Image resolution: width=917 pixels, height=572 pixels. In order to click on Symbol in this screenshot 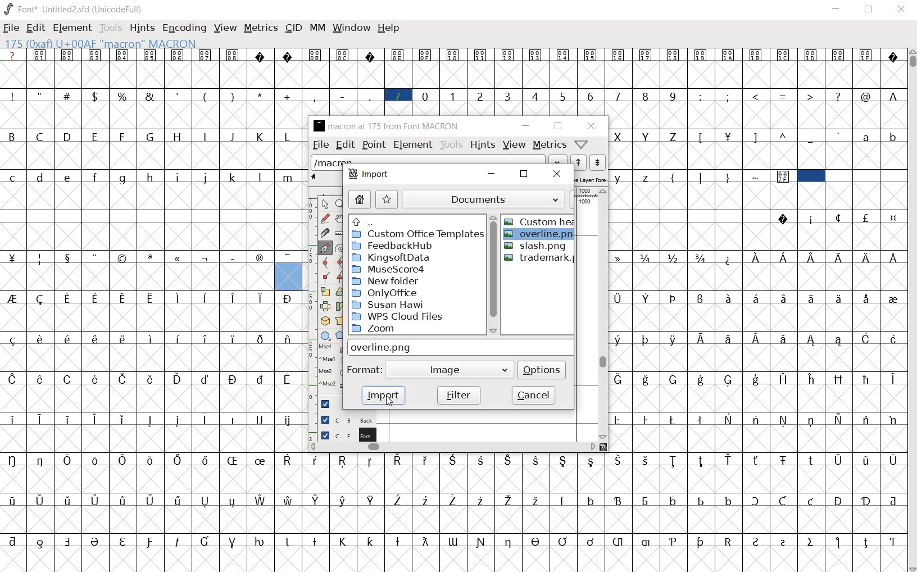, I will do `click(289, 500)`.